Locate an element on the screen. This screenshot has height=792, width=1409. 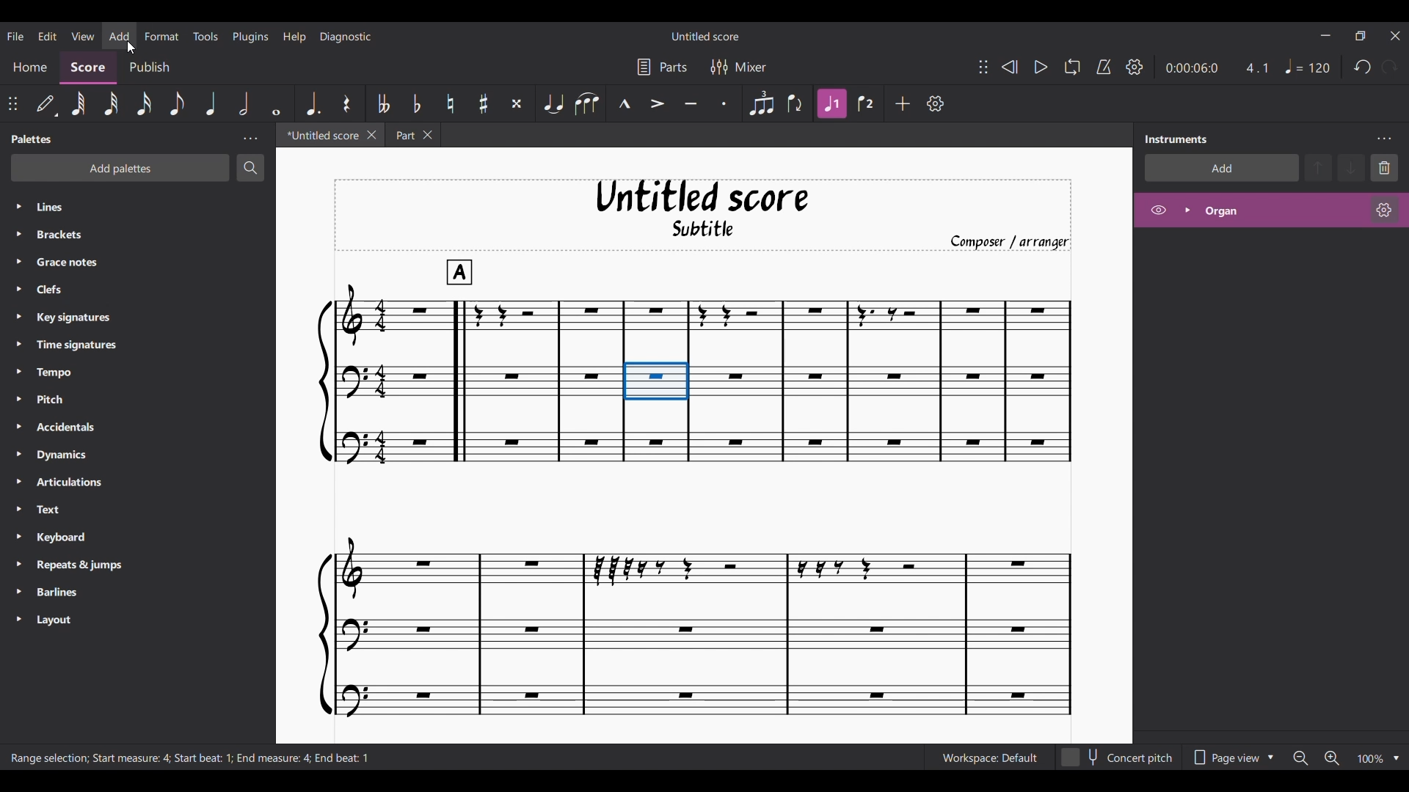
Metronome is located at coordinates (1103, 67).